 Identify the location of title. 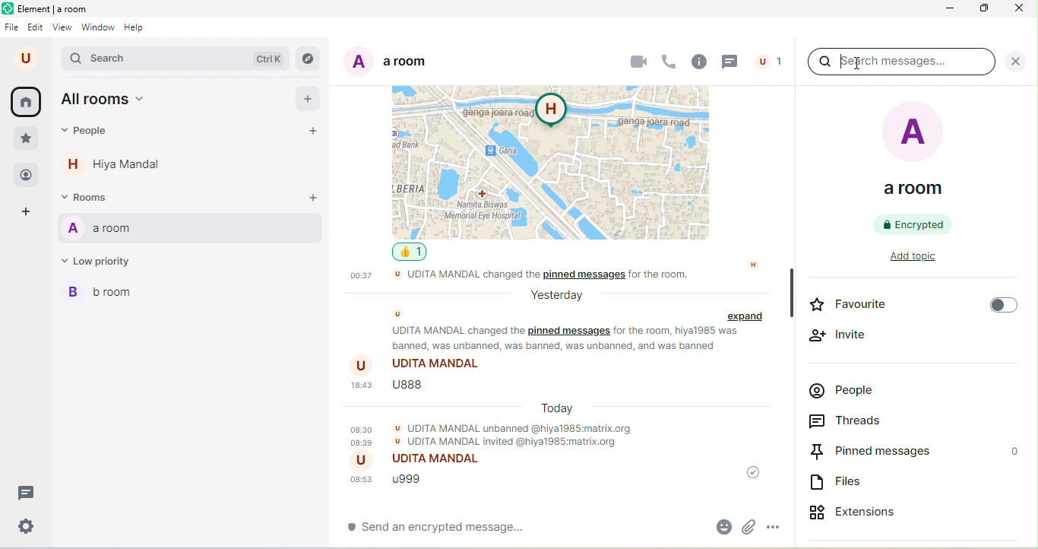
(50, 10).